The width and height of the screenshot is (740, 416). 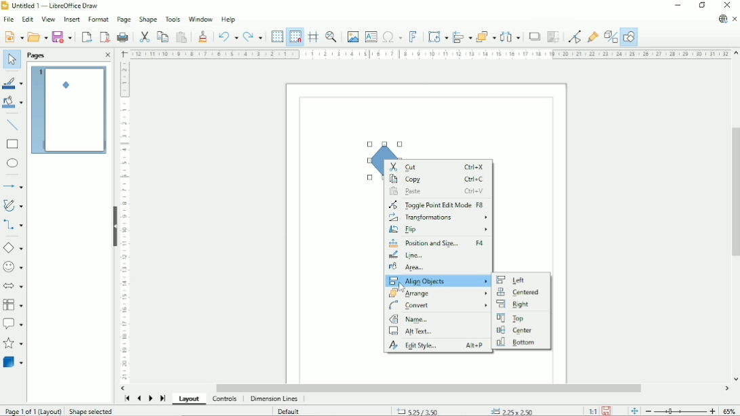 I want to click on Insert line, so click(x=14, y=125).